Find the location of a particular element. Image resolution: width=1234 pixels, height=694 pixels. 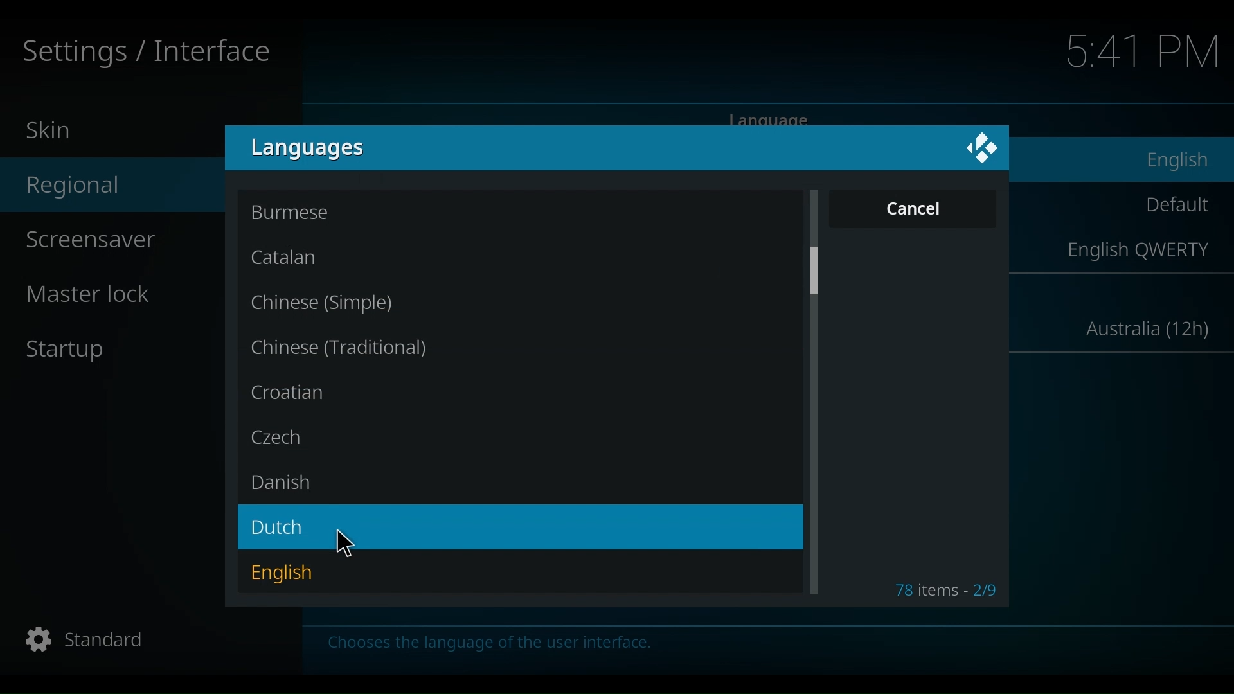

master lock is located at coordinates (103, 296).